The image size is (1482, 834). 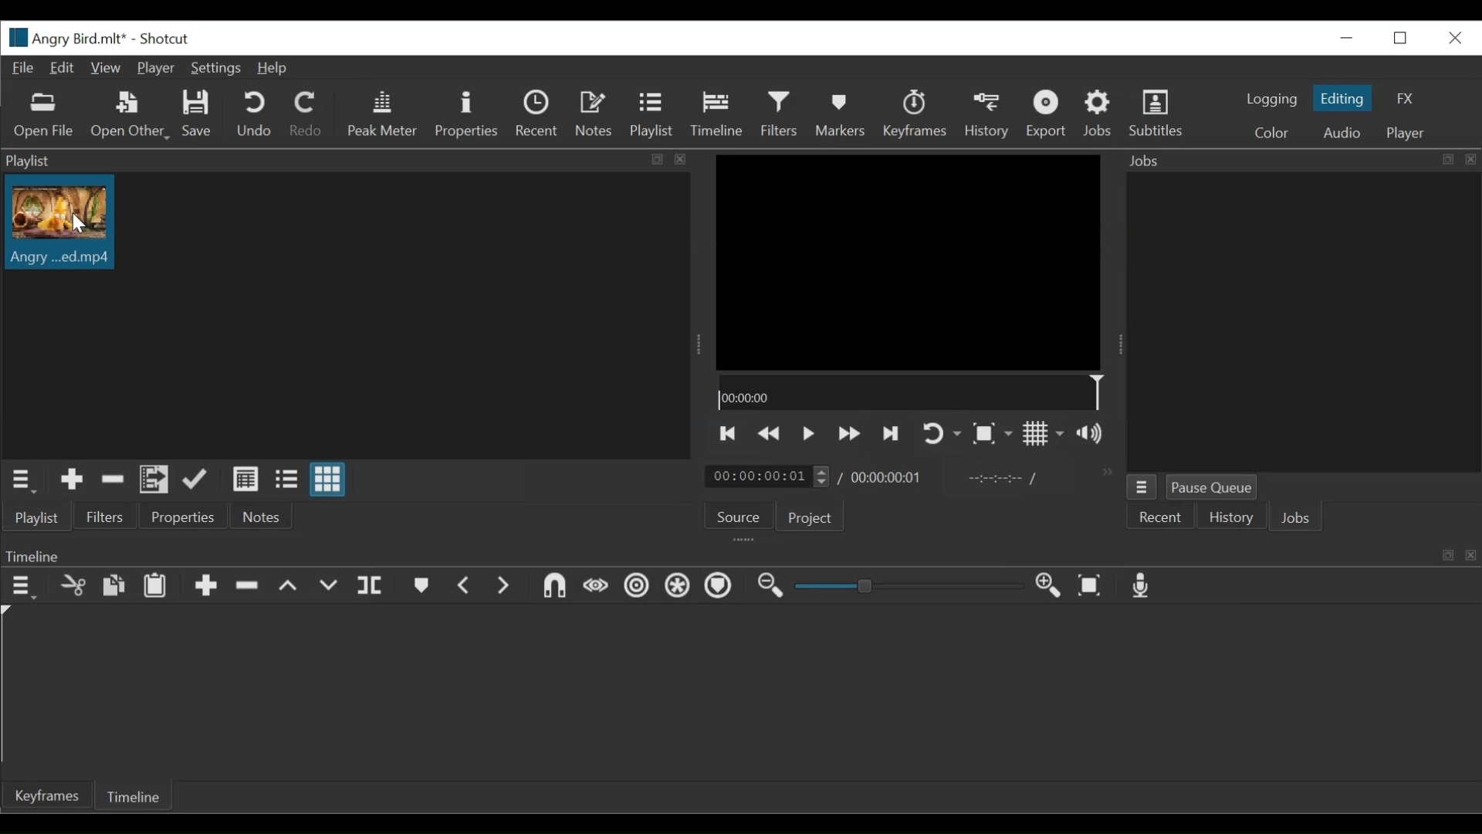 I want to click on player, so click(x=1406, y=133).